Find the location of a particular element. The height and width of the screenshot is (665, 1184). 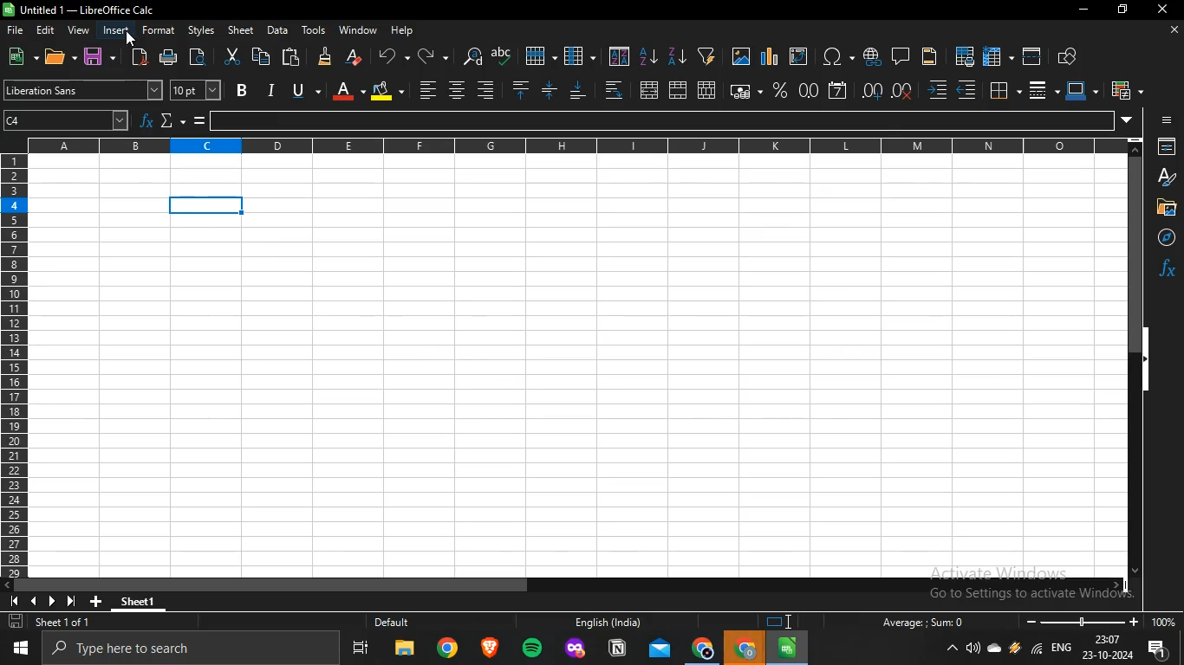

merge and center or unmerge is located at coordinates (649, 89).